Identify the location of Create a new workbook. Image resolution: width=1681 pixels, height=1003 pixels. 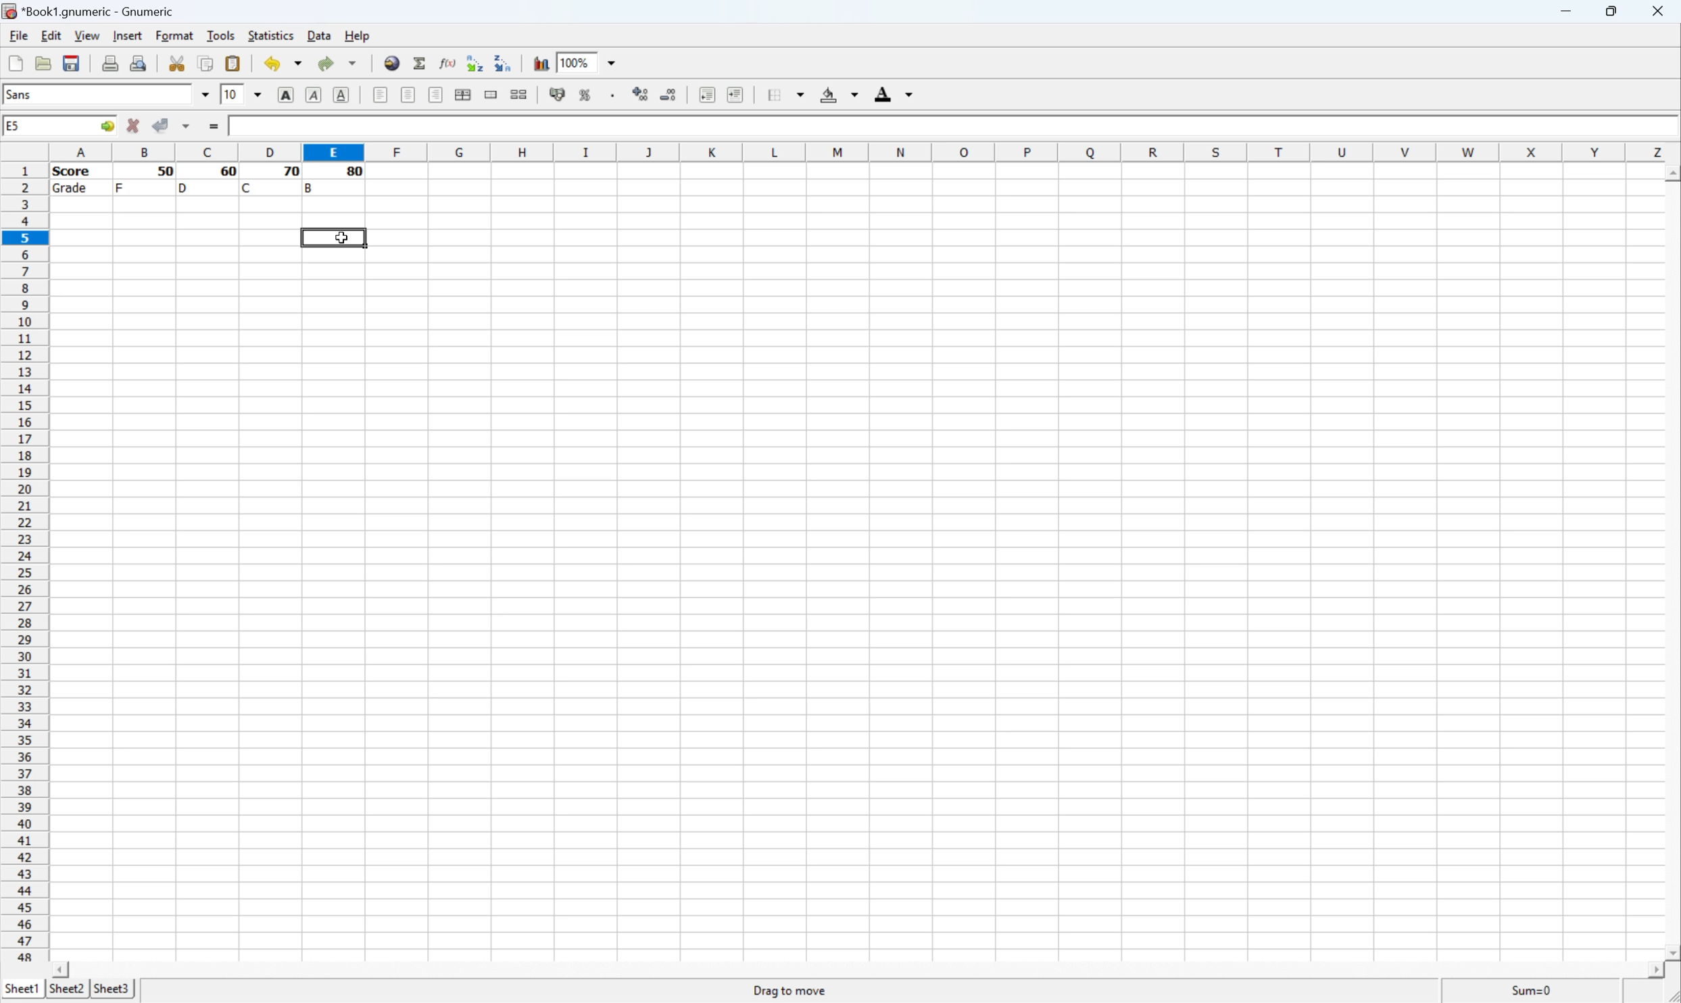
(14, 61).